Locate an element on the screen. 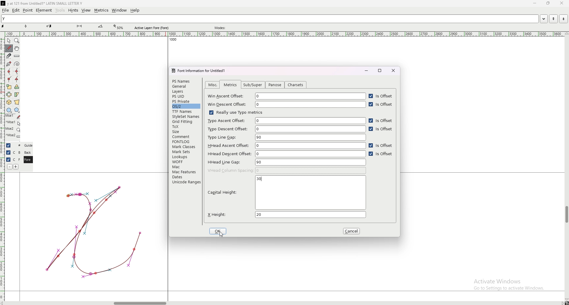  is offset is located at coordinates (382, 105).